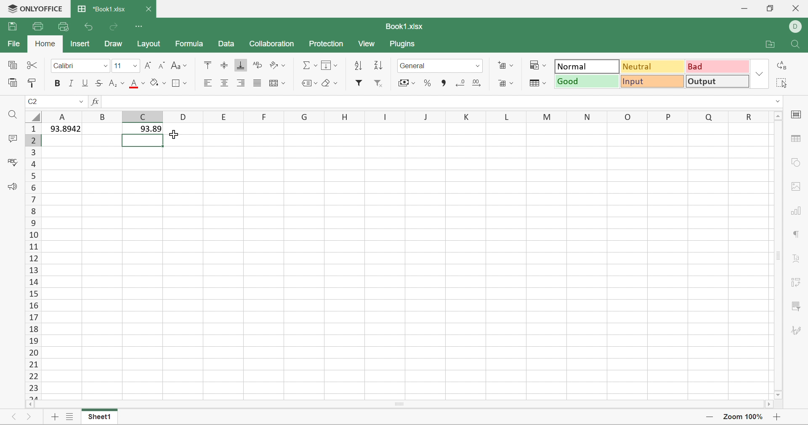 This screenshot has height=425, width=808. Describe the element at coordinates (28, 418) in the screenshot. I see `Next` at that location.